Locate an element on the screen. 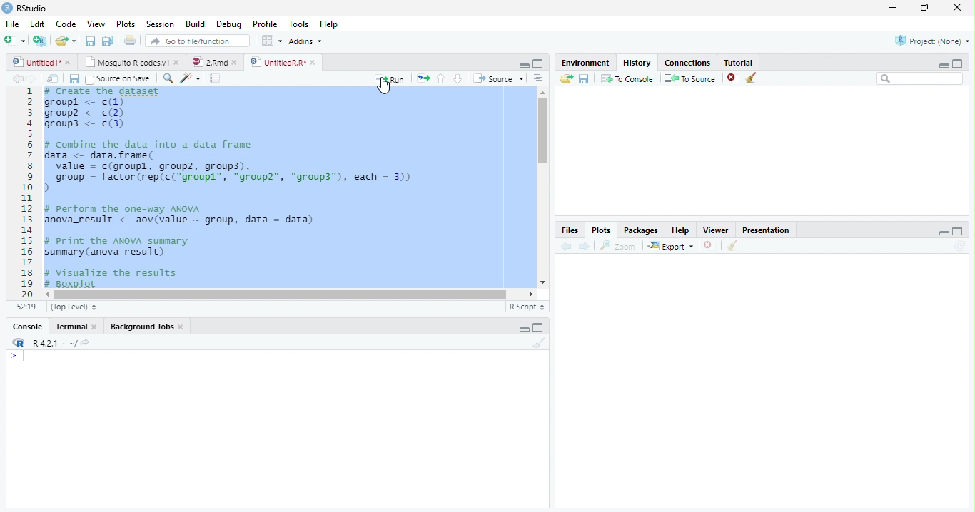 The width and height of the screenshot is (975, 512). Magic code is located at coordinates (191, 79).